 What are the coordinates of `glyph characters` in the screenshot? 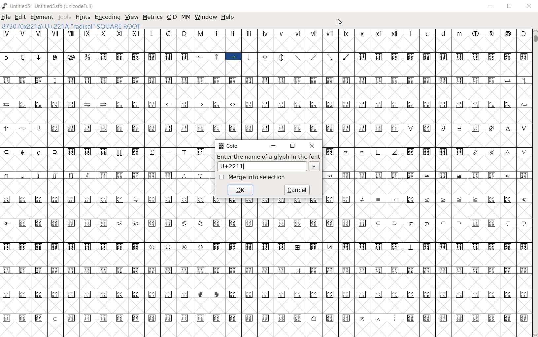 It's located at (371, 76).